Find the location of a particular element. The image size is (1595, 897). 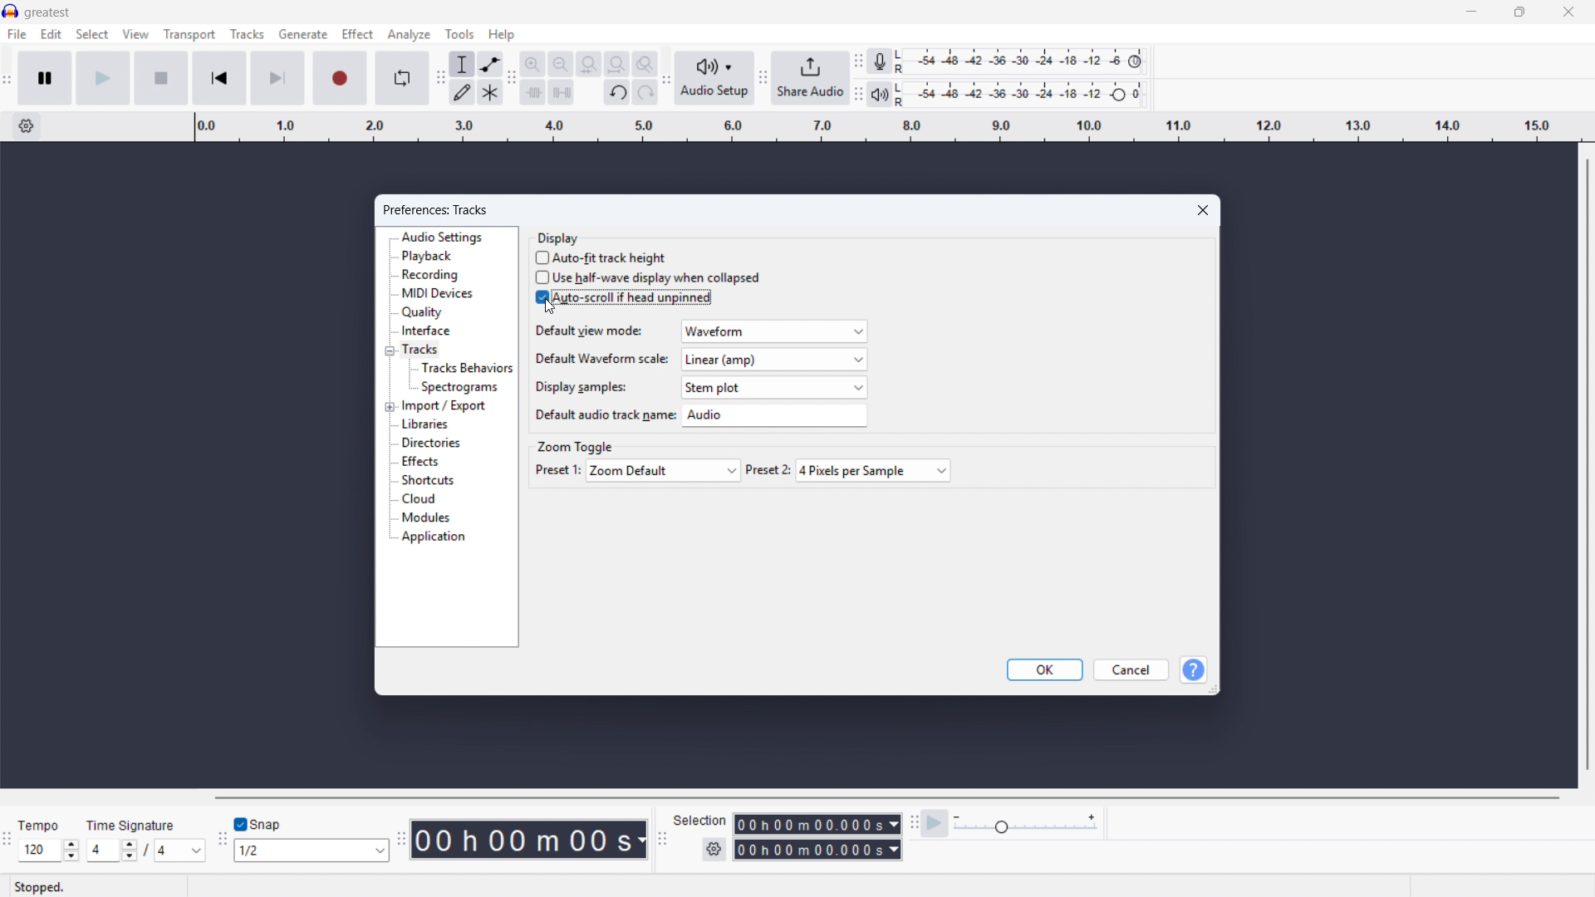

Display  is located at coordinates (558, 238).